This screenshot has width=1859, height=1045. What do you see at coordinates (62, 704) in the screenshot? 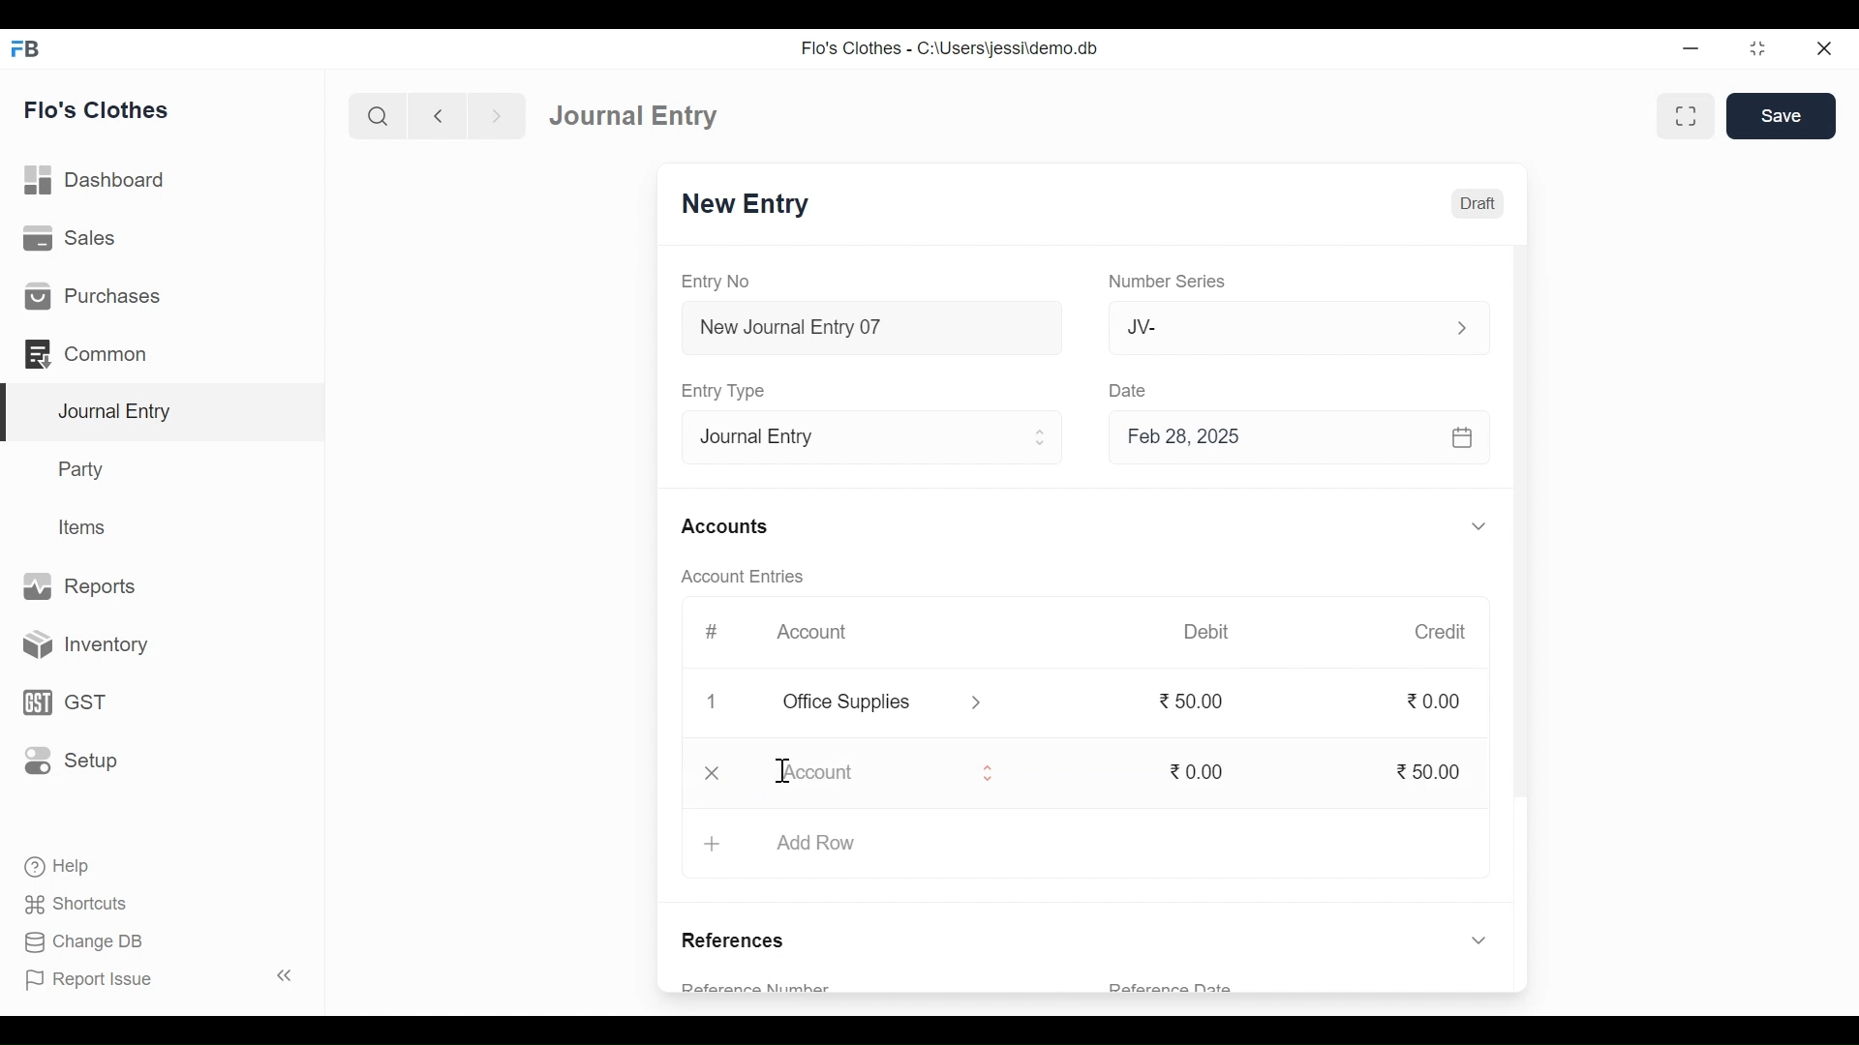
I see `GST` at bounding box center [62, 704].